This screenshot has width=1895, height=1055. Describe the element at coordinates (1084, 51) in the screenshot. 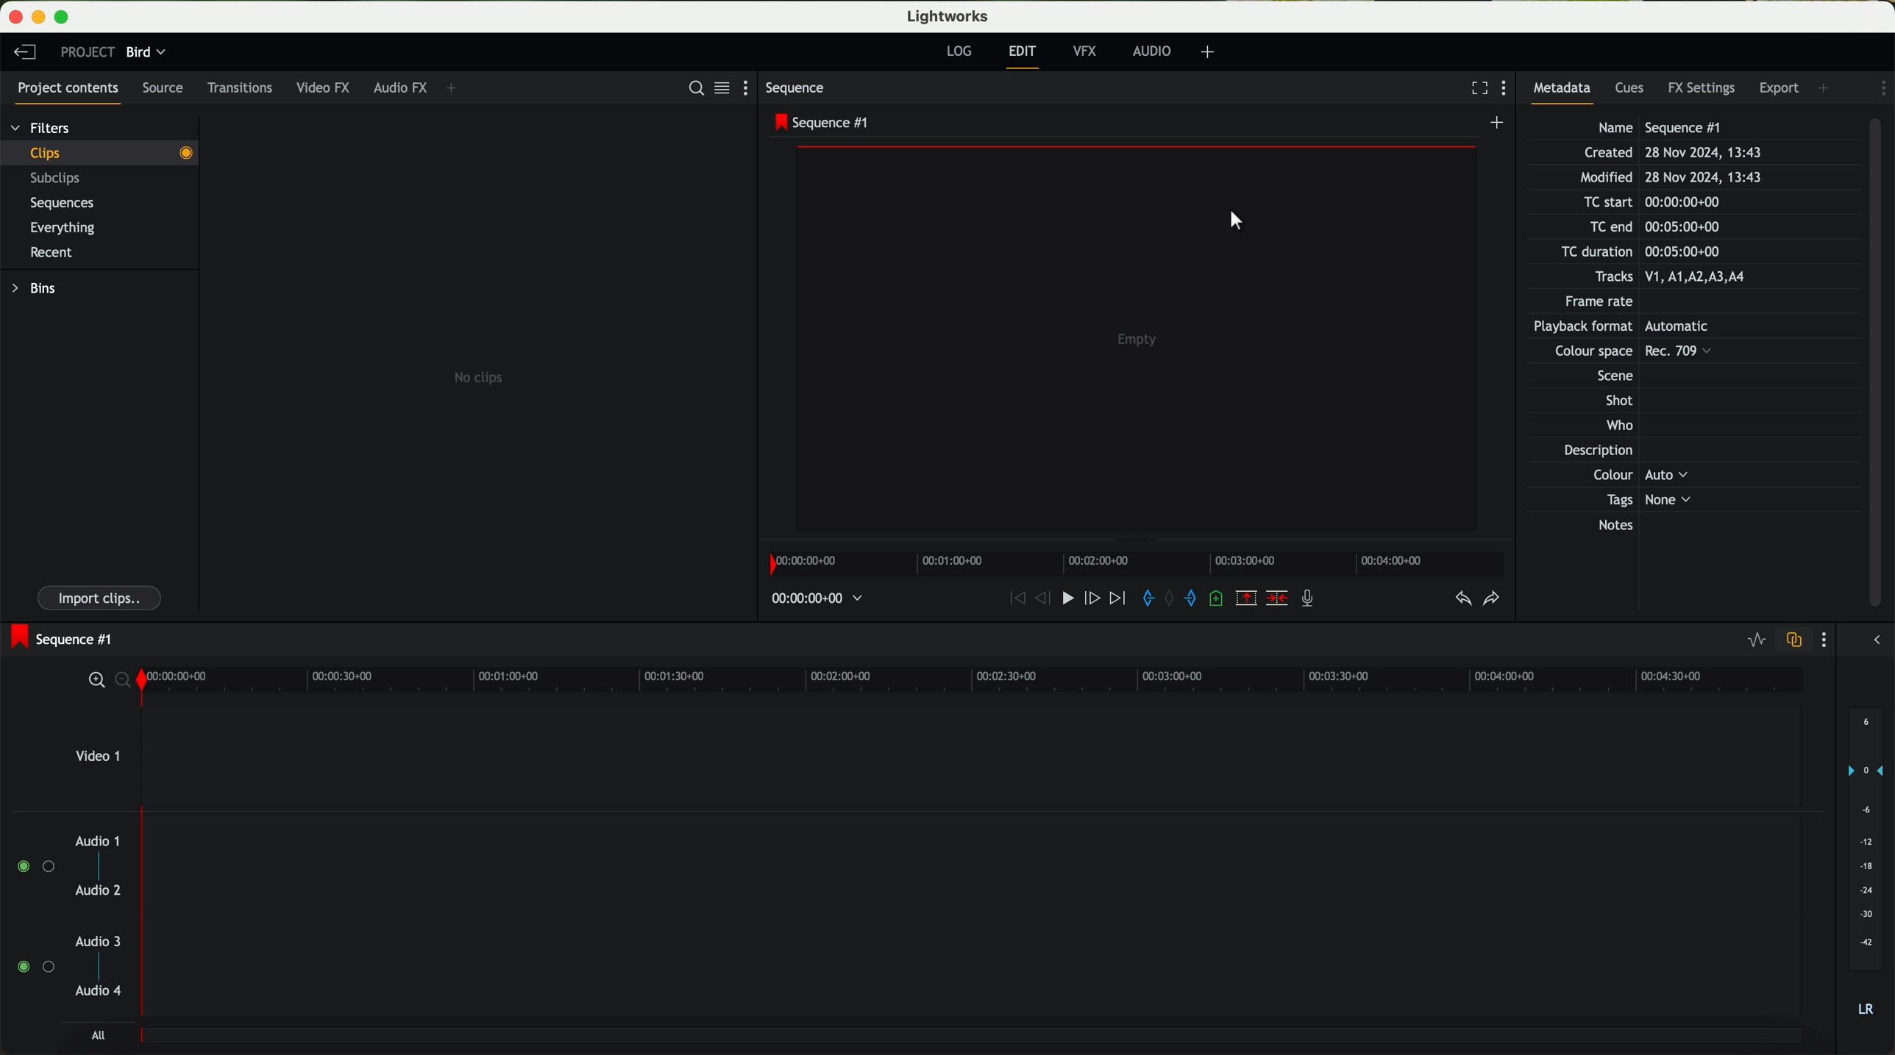

I see `VFX` at that location.